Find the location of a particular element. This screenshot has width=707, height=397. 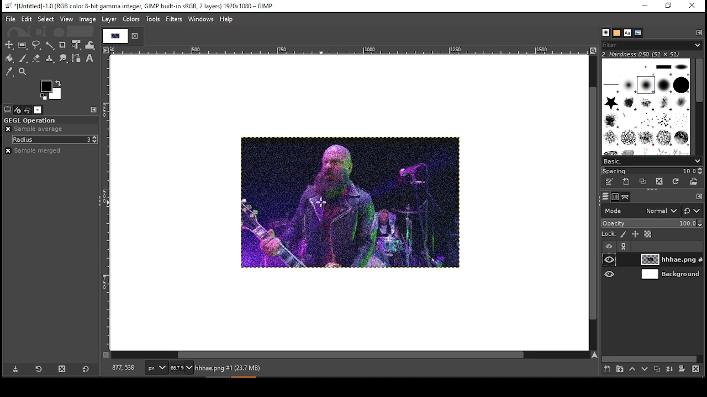

create a new brush is located at coordinates (628, 183).